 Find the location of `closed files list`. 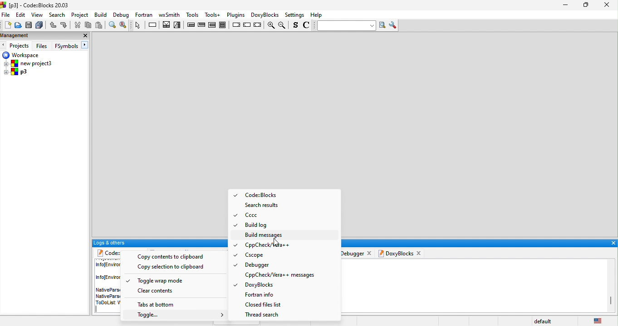

closed files list is located at coordinates (271, 304).